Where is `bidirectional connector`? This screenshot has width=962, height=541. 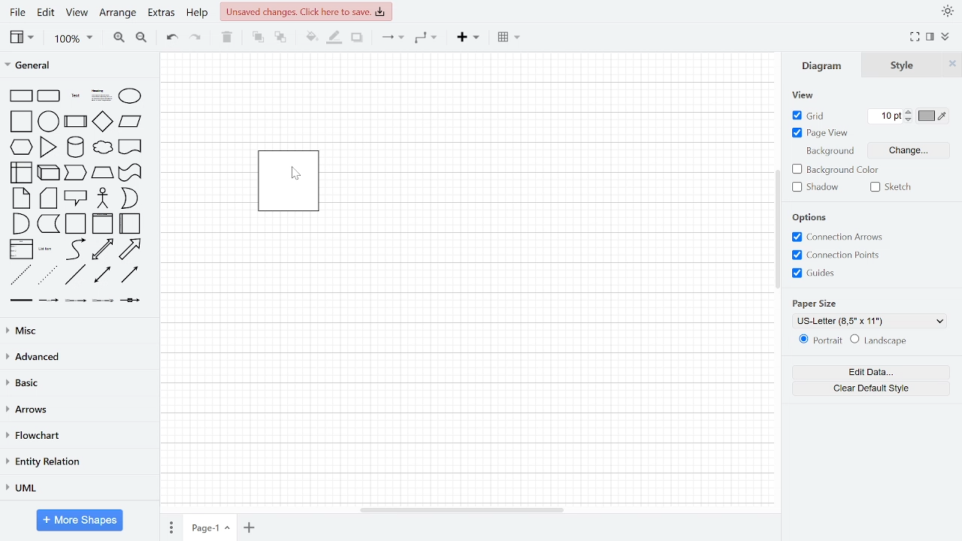
bidirectional connector is located at coordinates (103, 275).